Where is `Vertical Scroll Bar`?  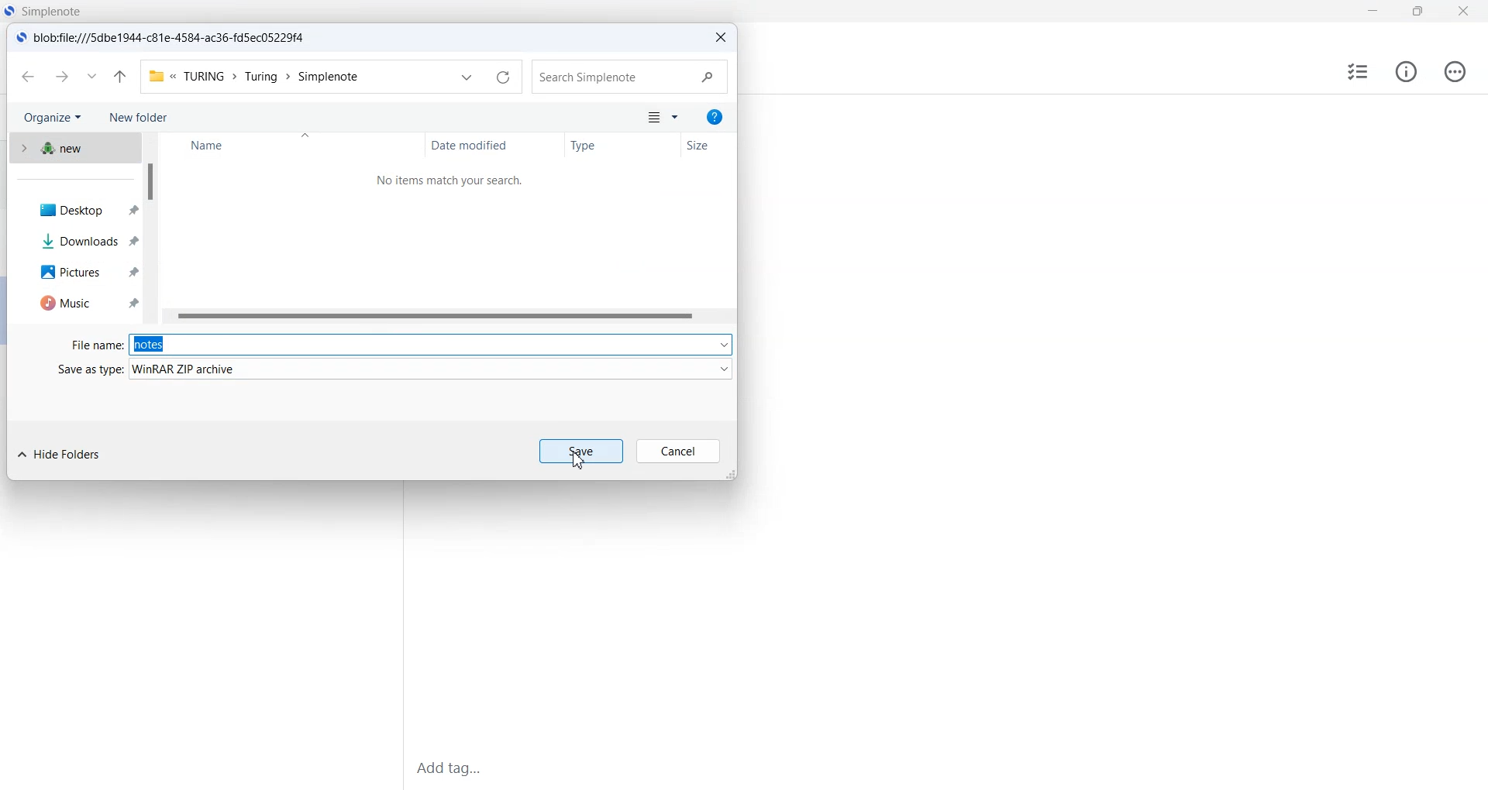 Vertical Scroll Bar is located at coordinates (151, 230).